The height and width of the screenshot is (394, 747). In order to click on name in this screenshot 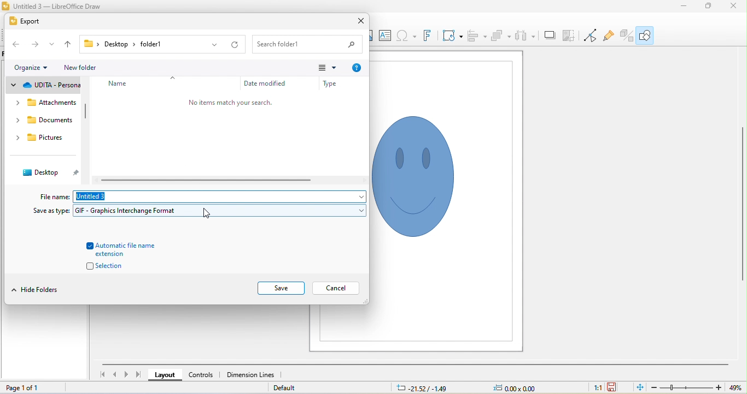, I will do `click(120, 85)`.